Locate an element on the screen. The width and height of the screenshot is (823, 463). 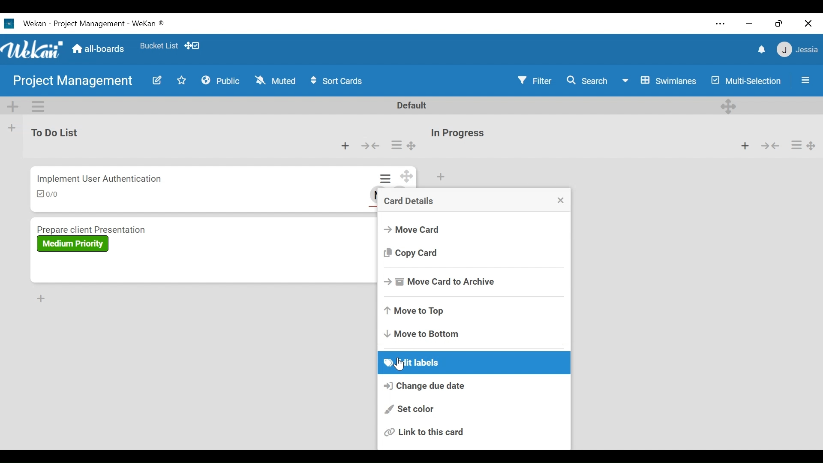
Link this card is located at coordinates (424, 432).